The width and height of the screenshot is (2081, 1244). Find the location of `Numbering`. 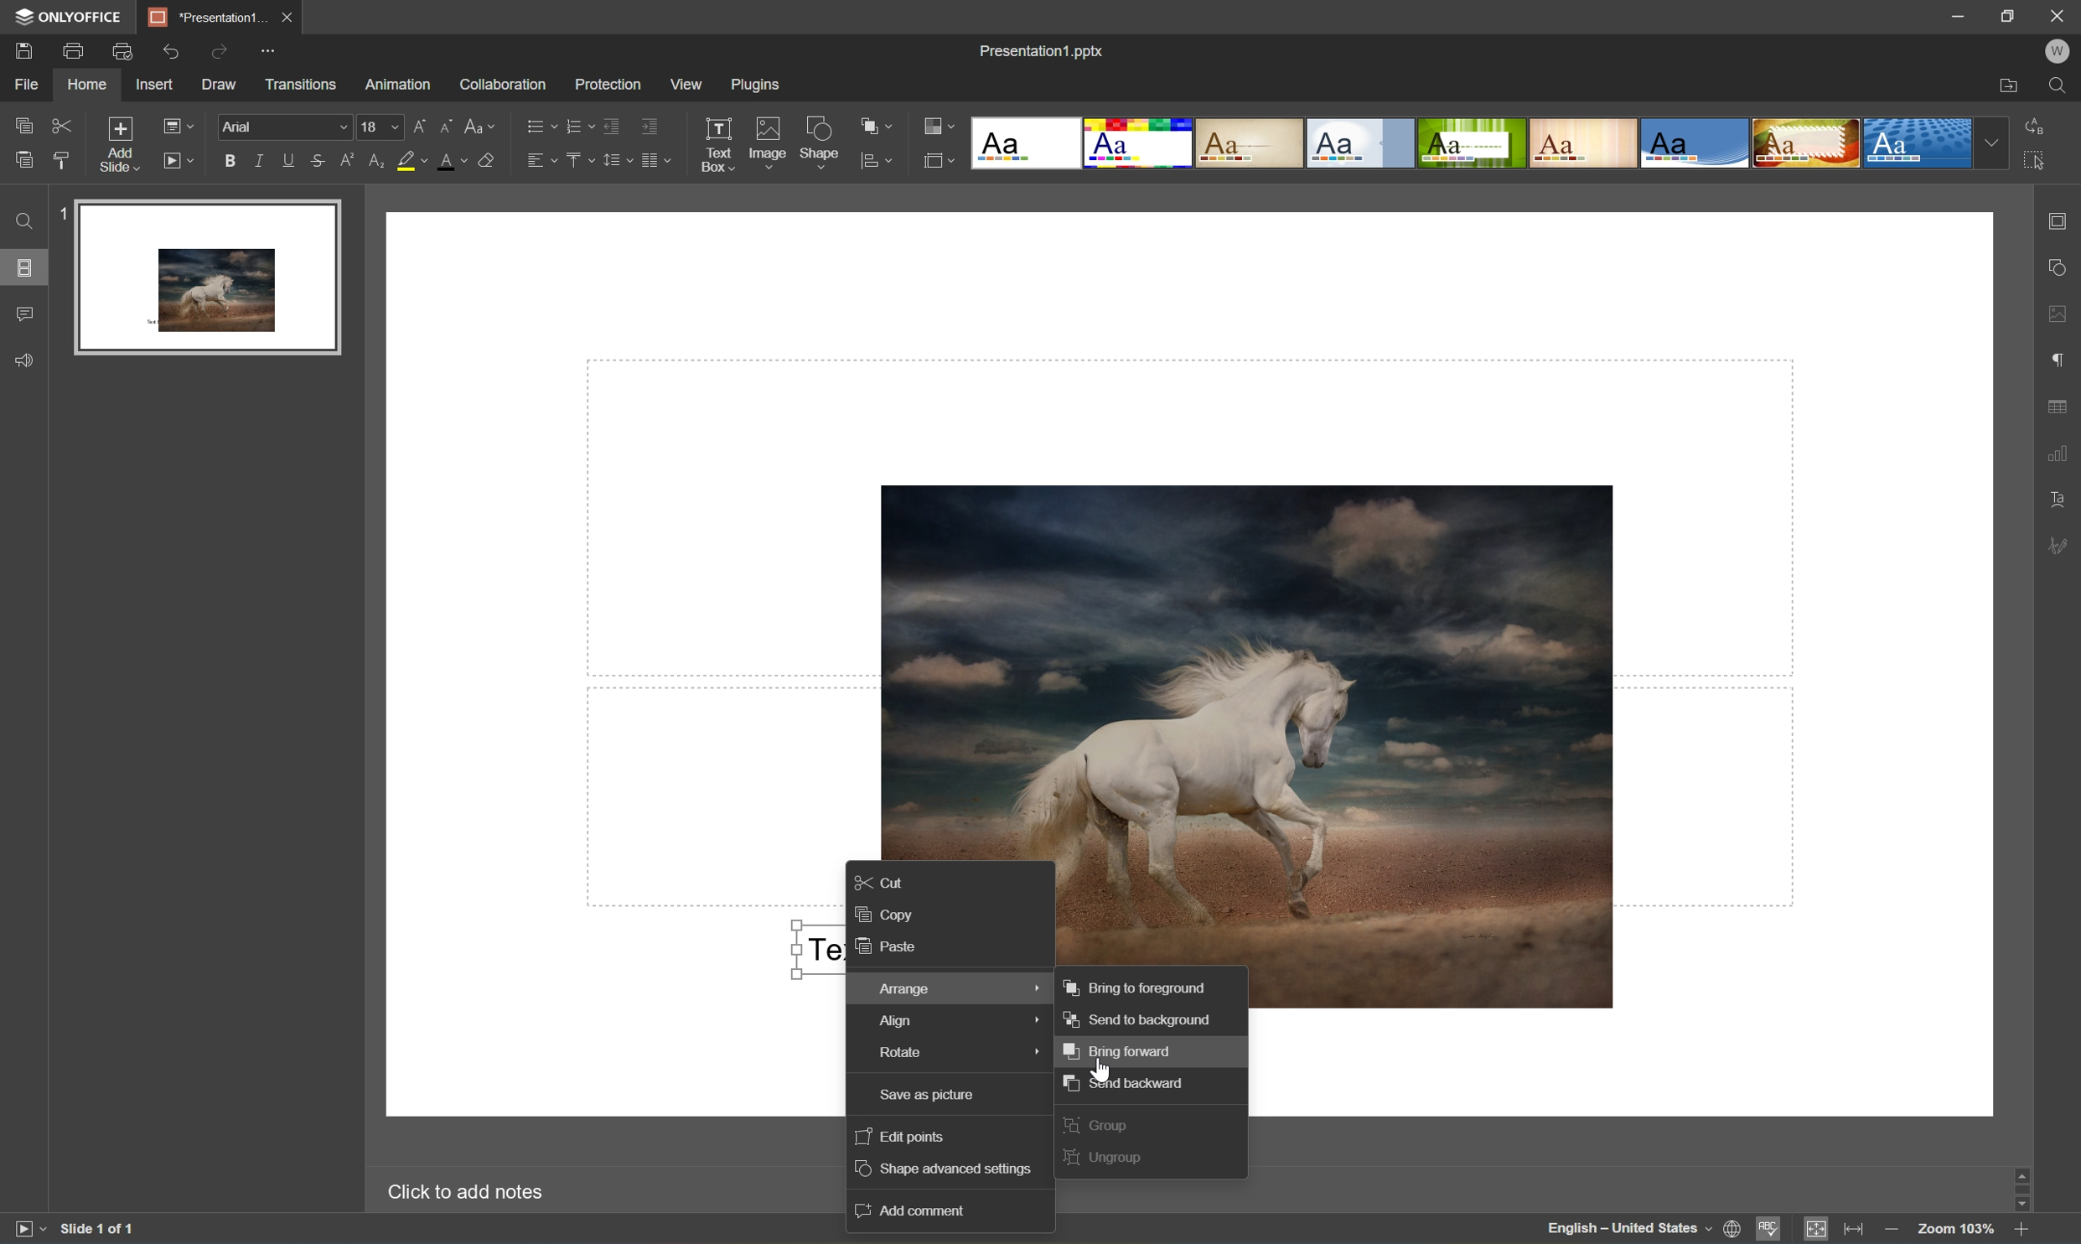

Numbering is located at coordinates (579, 122).